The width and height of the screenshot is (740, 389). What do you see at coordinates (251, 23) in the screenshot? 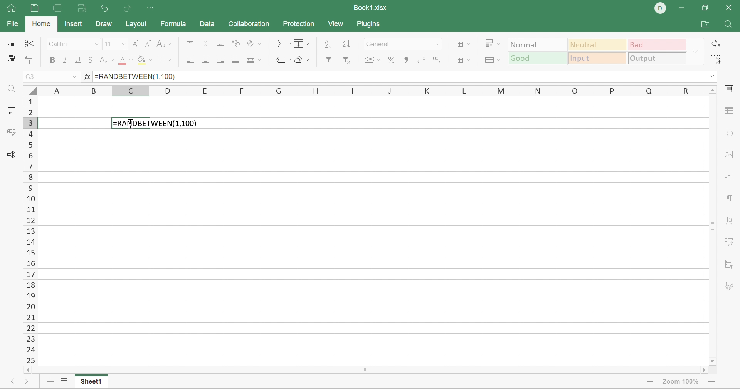
I see `Collaboration` at bounding box center [251, 23].